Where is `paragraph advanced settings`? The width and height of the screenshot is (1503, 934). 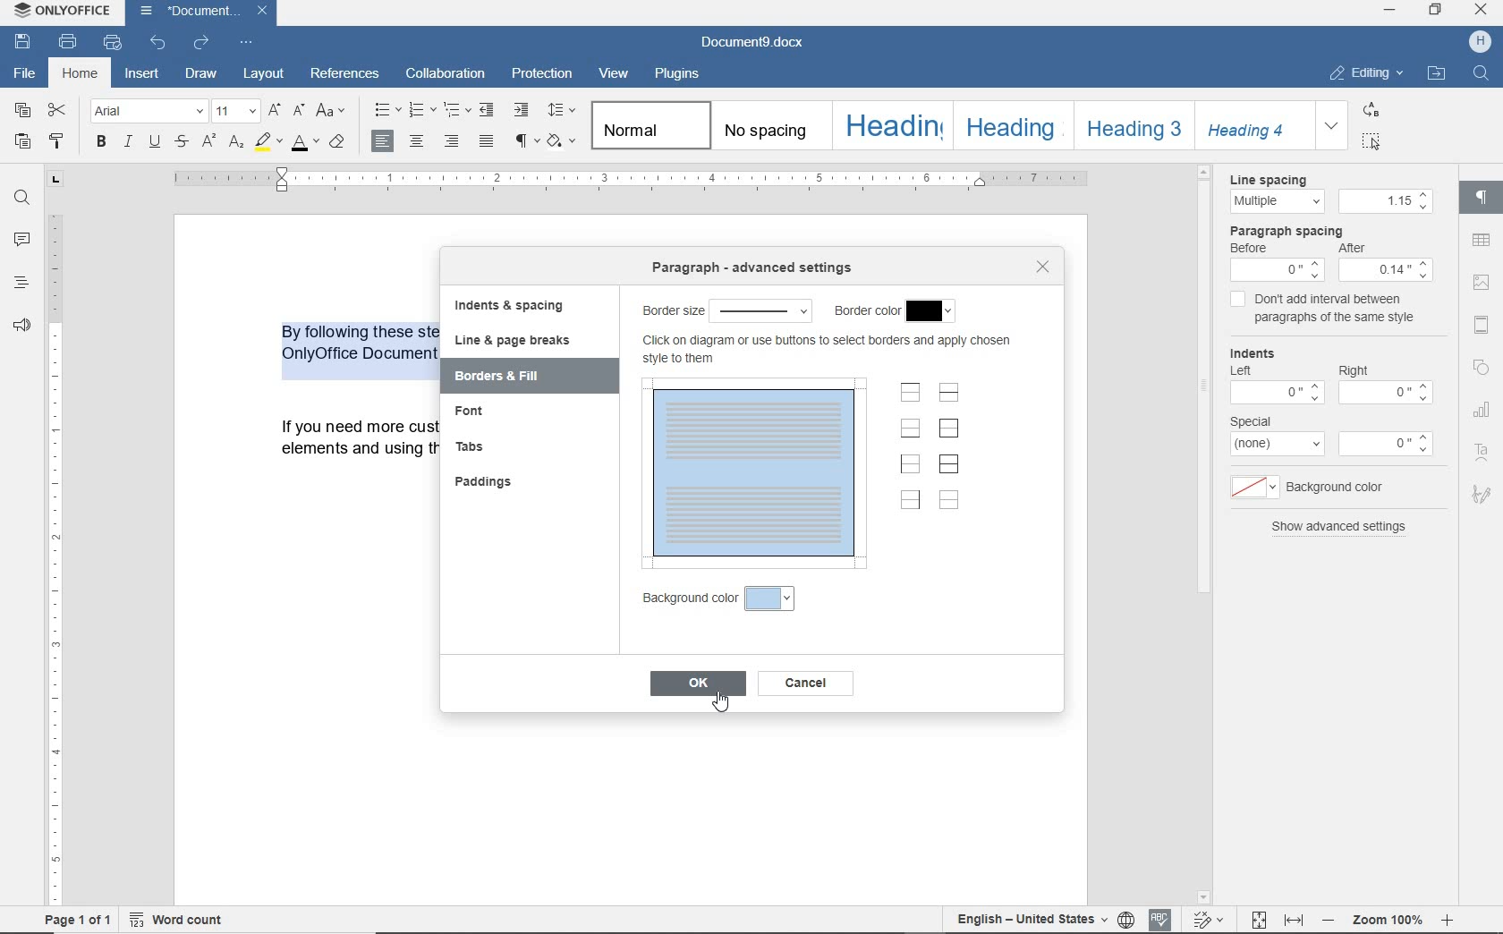 paragraph advanced settings is located at coordinates (753, 268).